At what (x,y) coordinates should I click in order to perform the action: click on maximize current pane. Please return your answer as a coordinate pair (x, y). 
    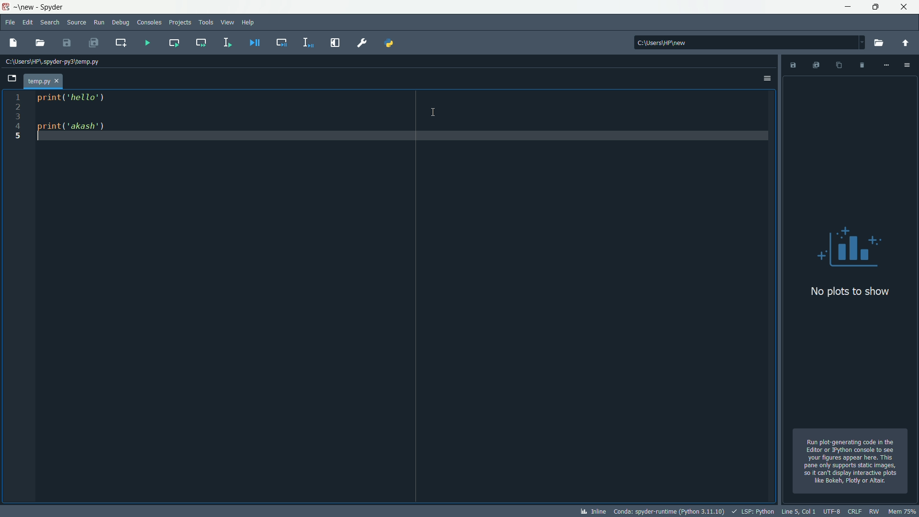
    Looking at the image, I should click on (335, 42).